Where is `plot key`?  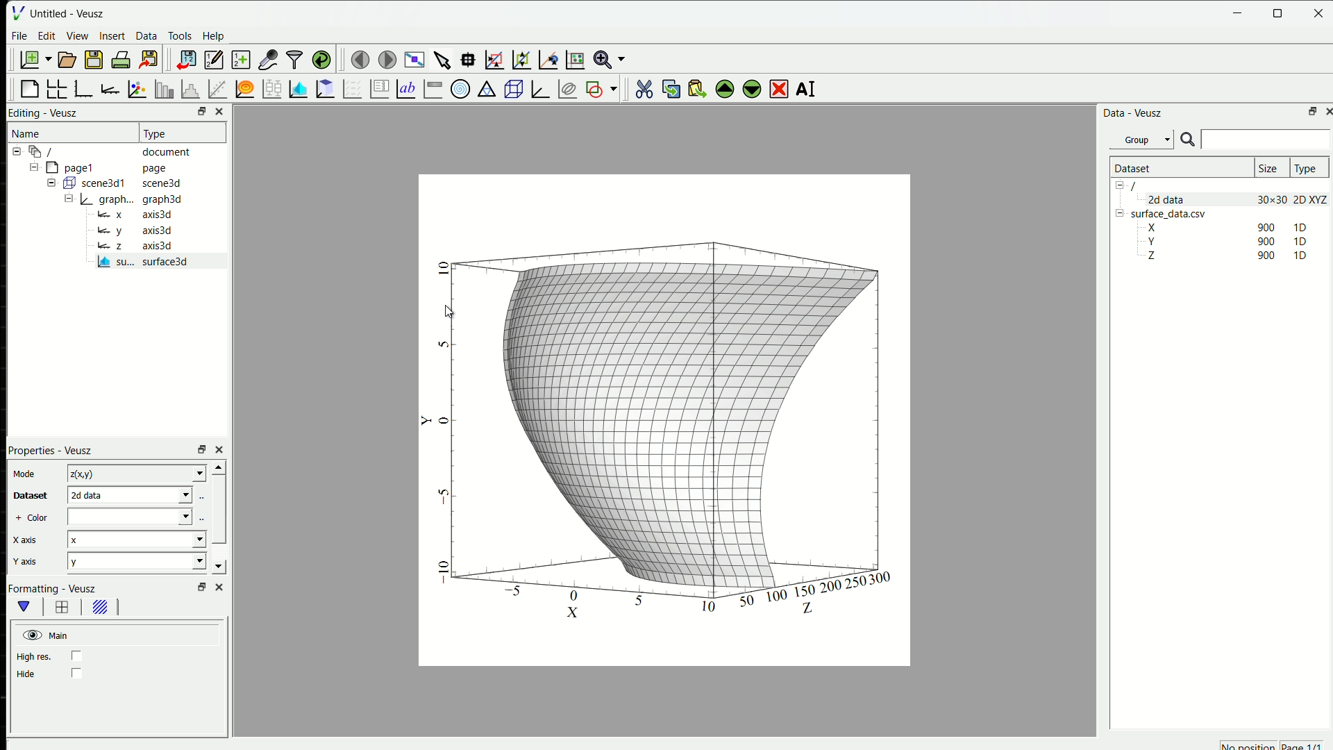 plot key is located at coordinates (380, 89).